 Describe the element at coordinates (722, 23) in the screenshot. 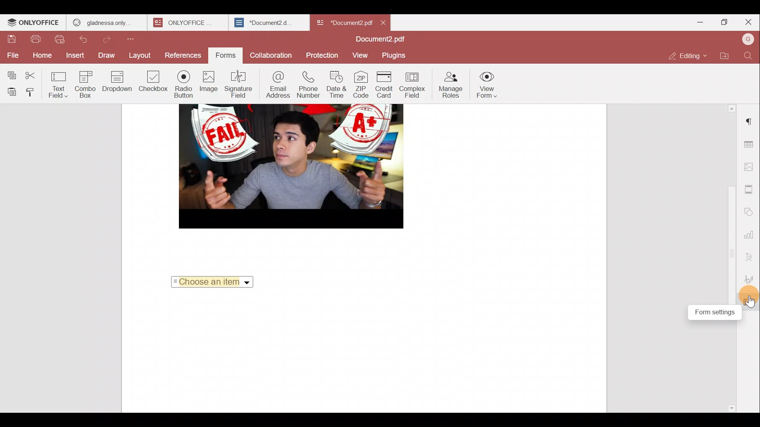

I see `Maximize` at that location.